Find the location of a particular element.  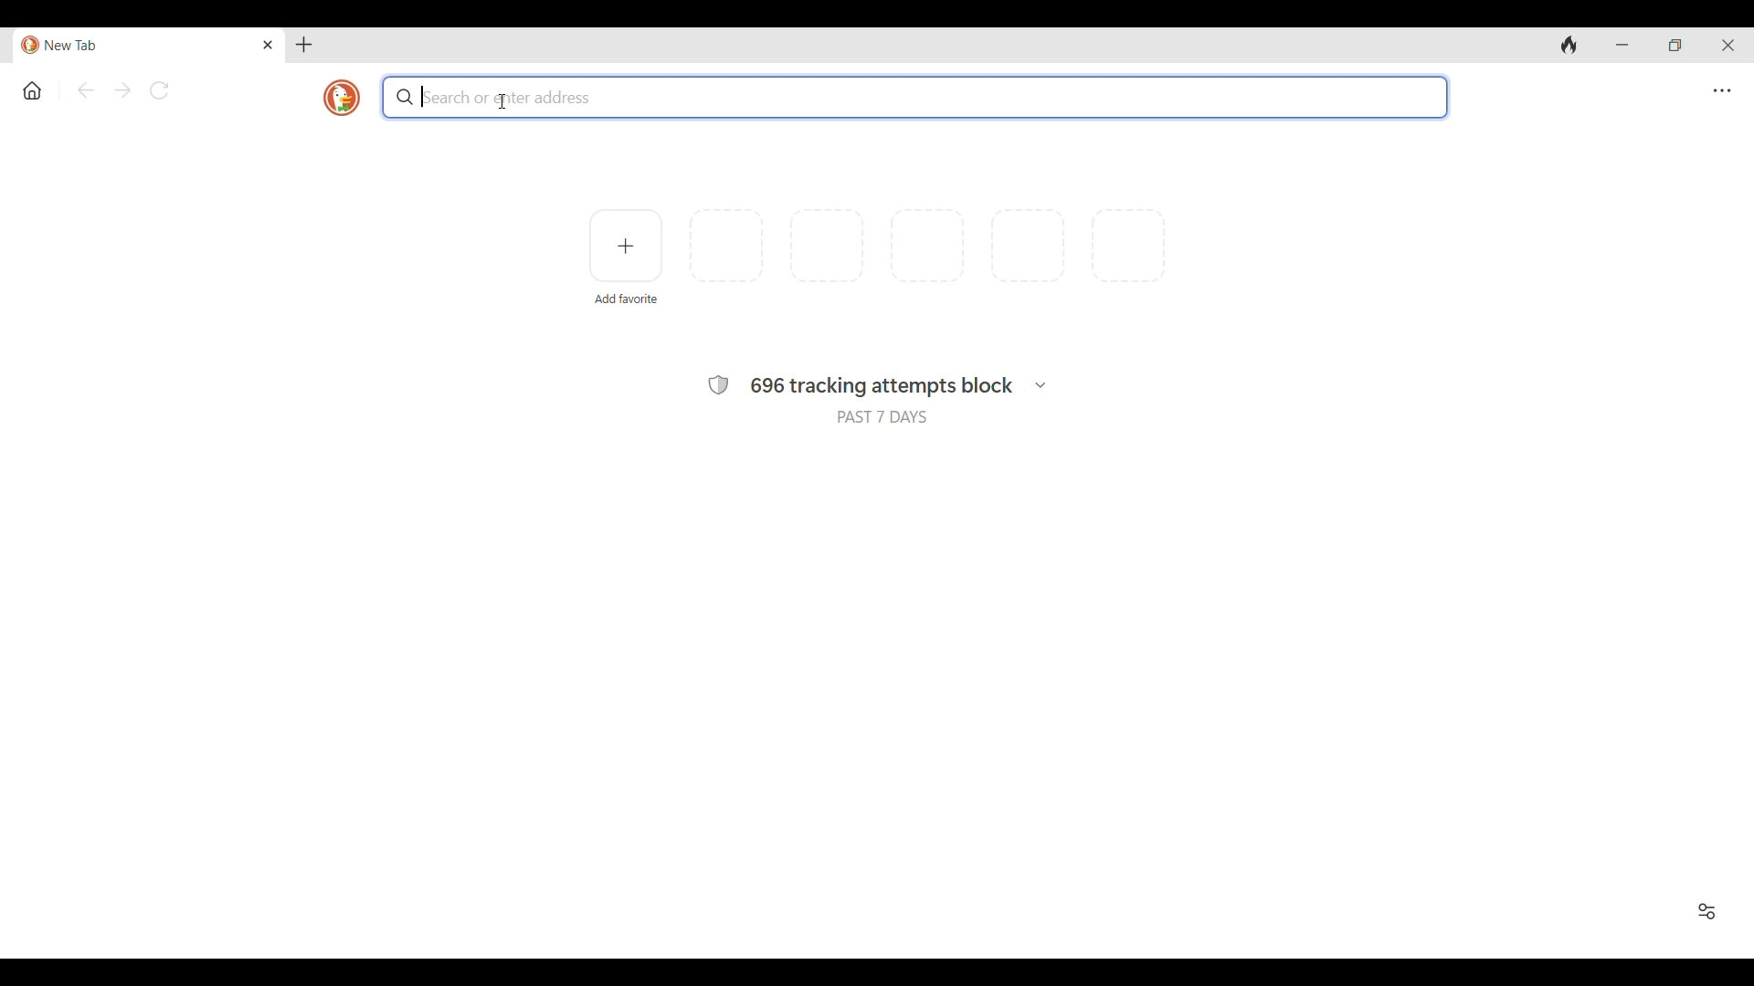

Go back is located at coordinates (86, 90).